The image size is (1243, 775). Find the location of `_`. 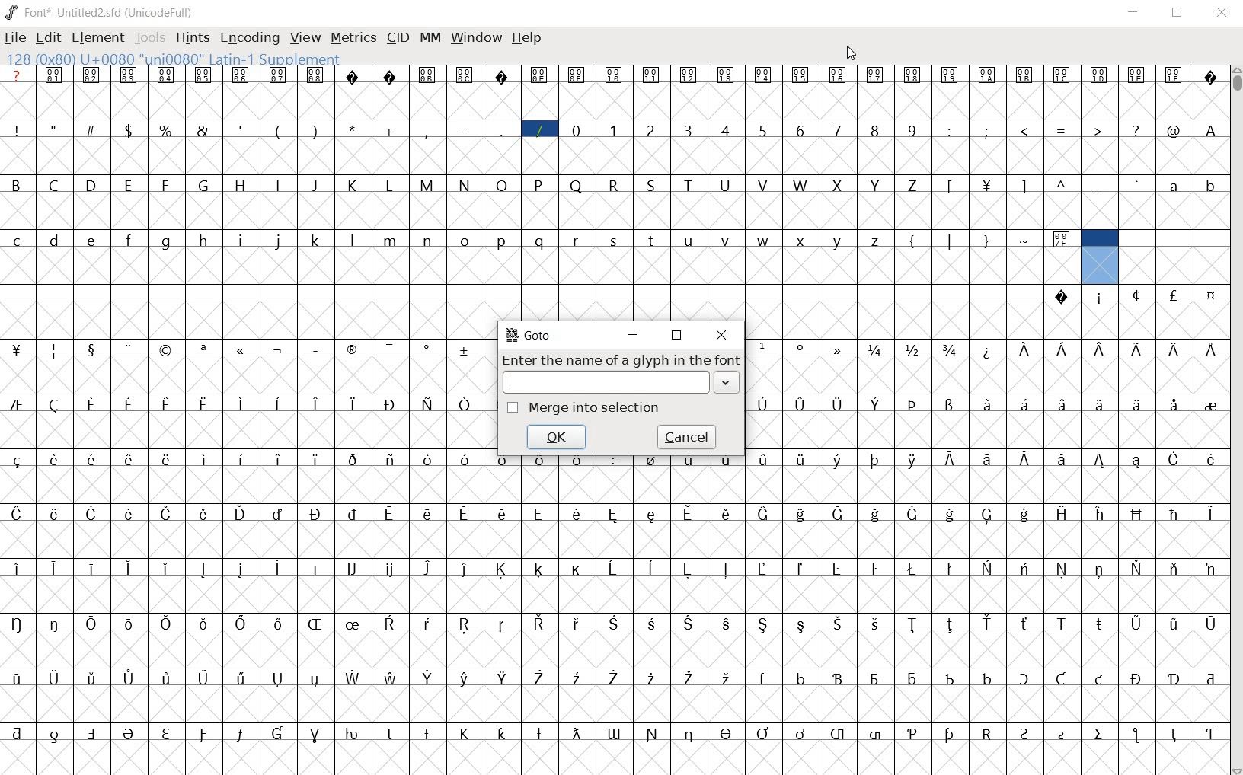

_ is located at coordinates (503, 130).